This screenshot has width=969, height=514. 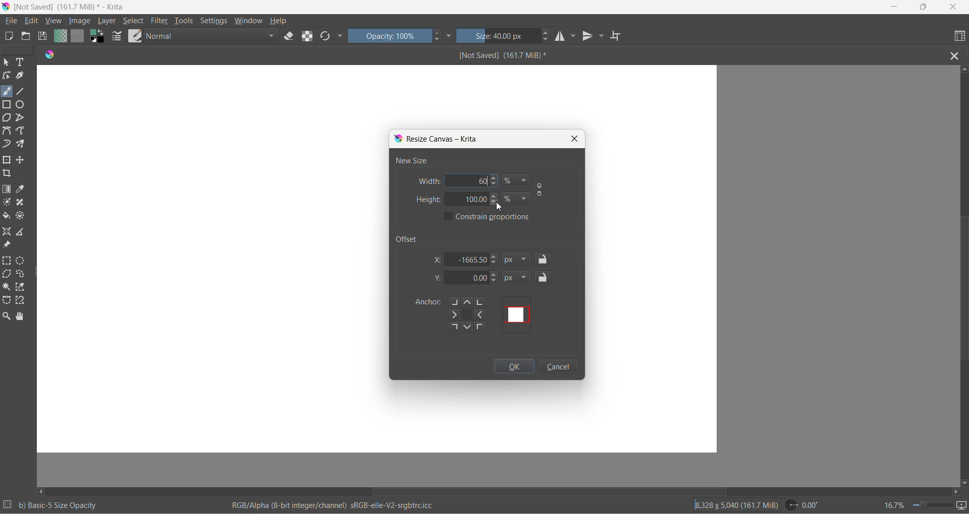 I want to click on brush presets, so click(x=135, y=36).